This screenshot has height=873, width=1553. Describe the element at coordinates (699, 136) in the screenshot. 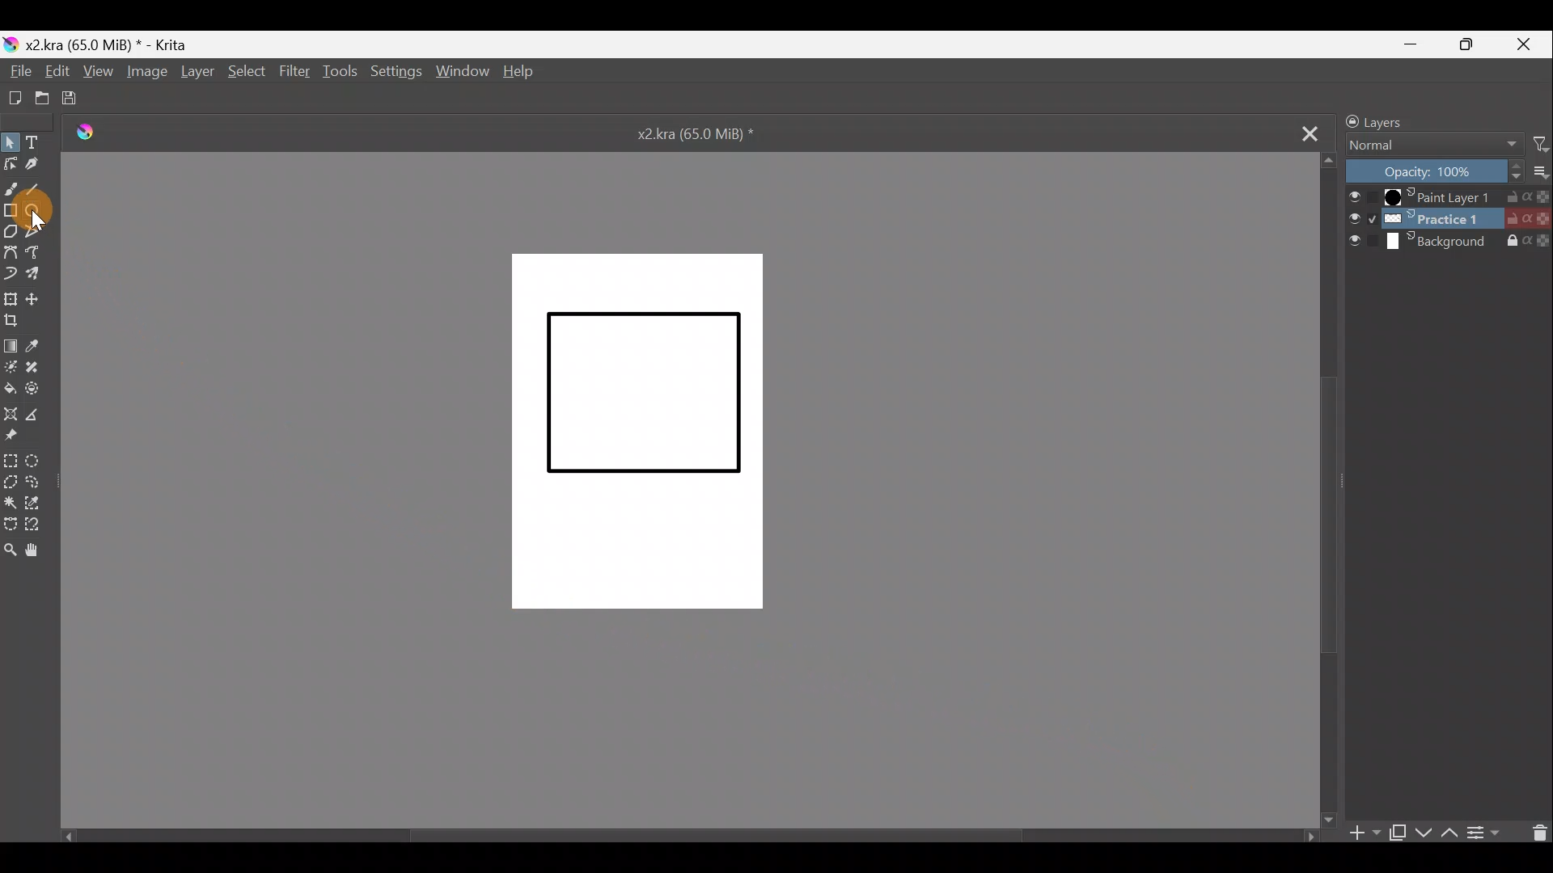

I see `x2.kra (65.0 MiB) *` at that location.